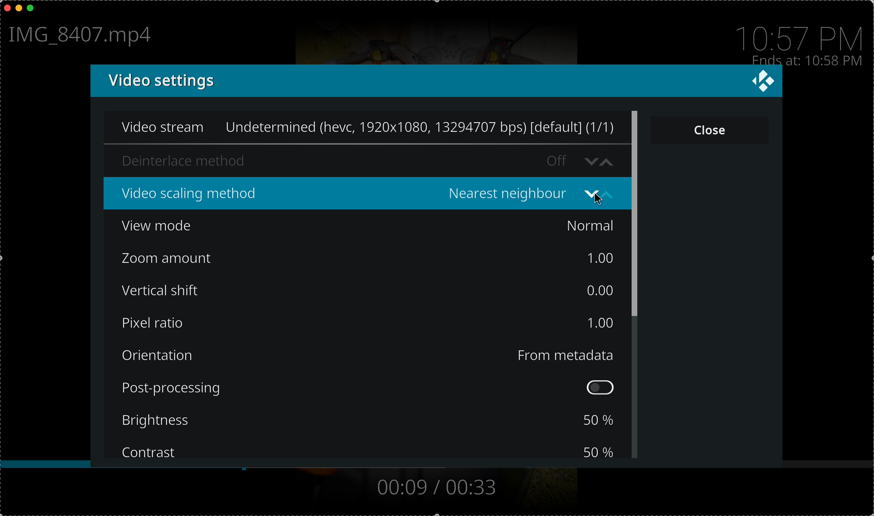 The height and width of the screenshot is (516, 874). Describe the element at coordinates (368, 450) in the screenshot. I see `contrast 50%` at that location.